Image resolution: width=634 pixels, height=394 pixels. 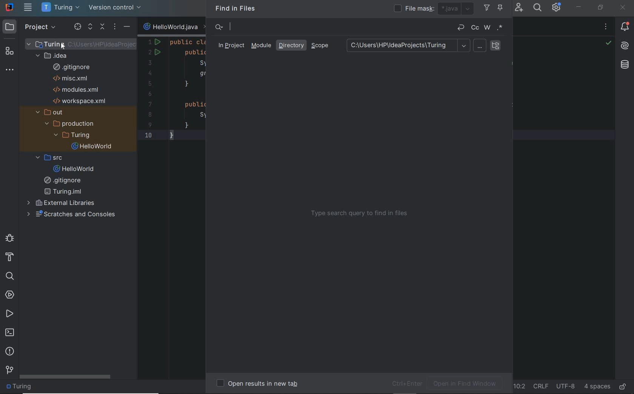 I want to click on make file ready only, so click(x=625, y=386).